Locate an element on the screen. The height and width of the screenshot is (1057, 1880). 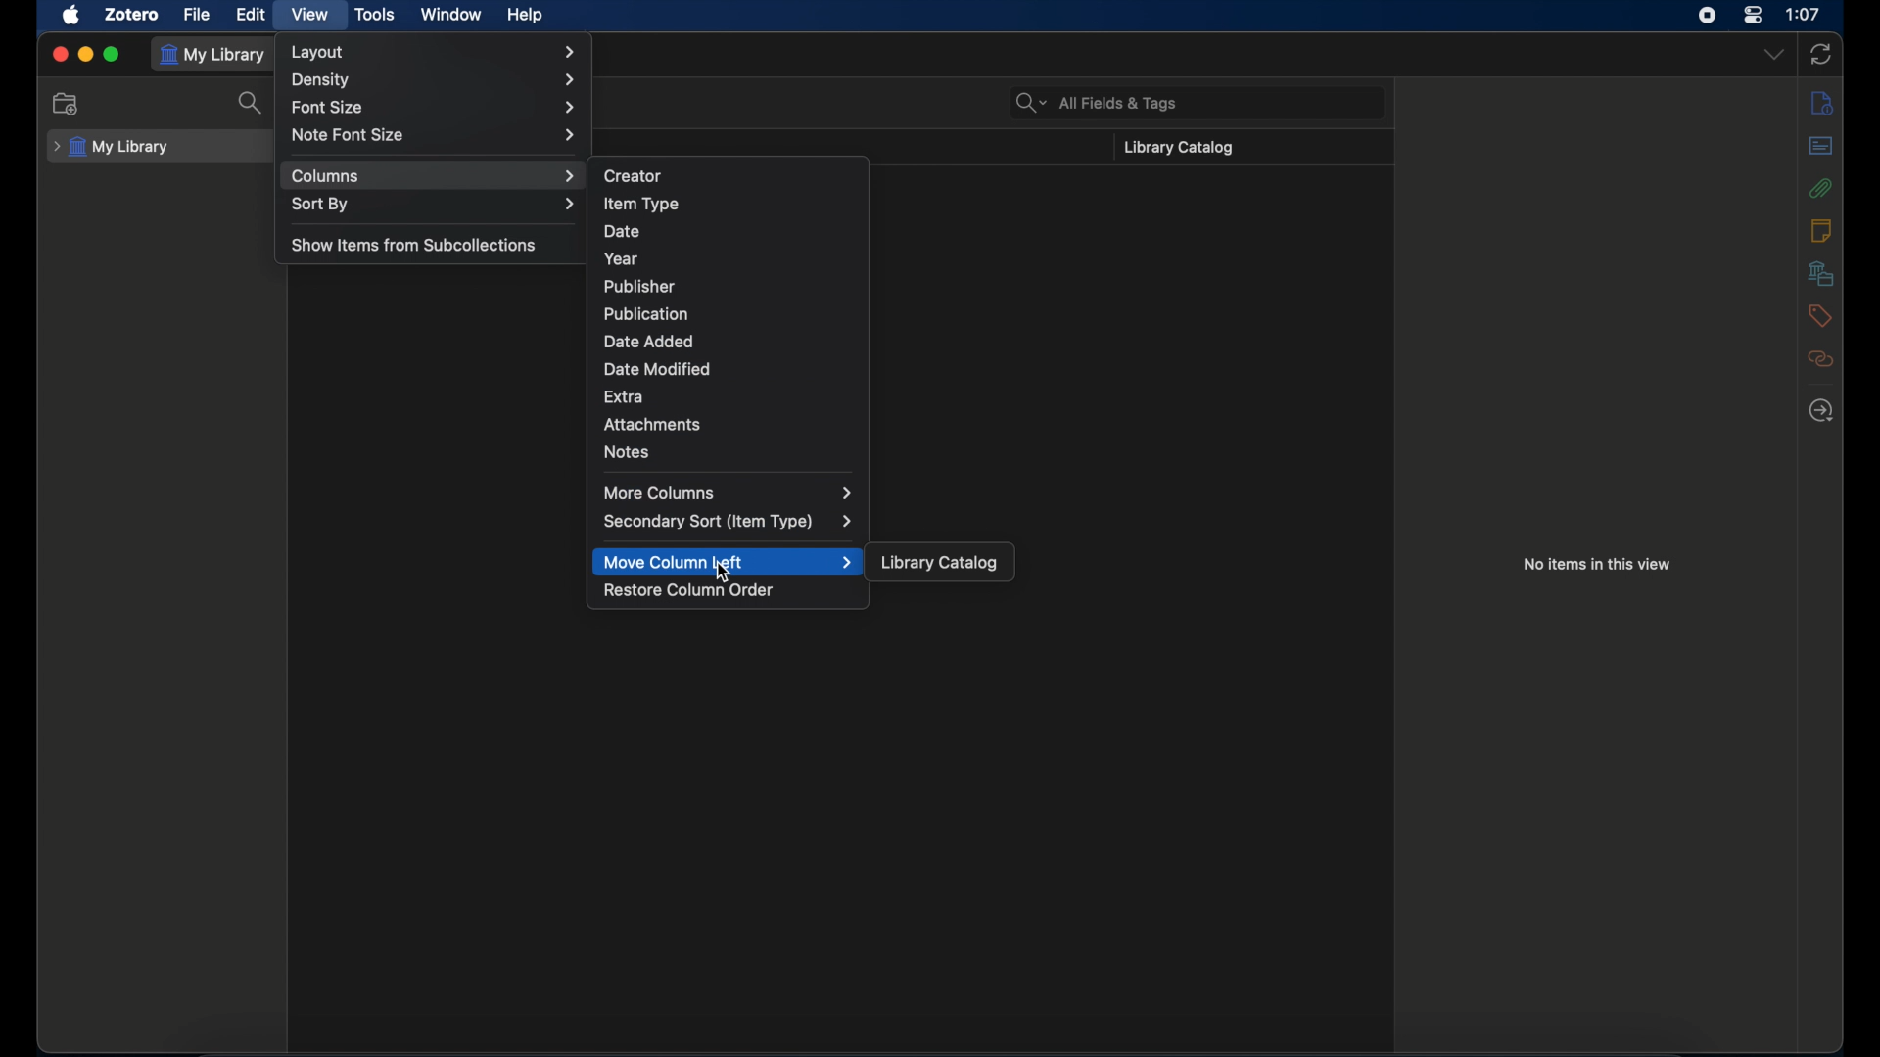
maximize is located at coordinates (112, 55).